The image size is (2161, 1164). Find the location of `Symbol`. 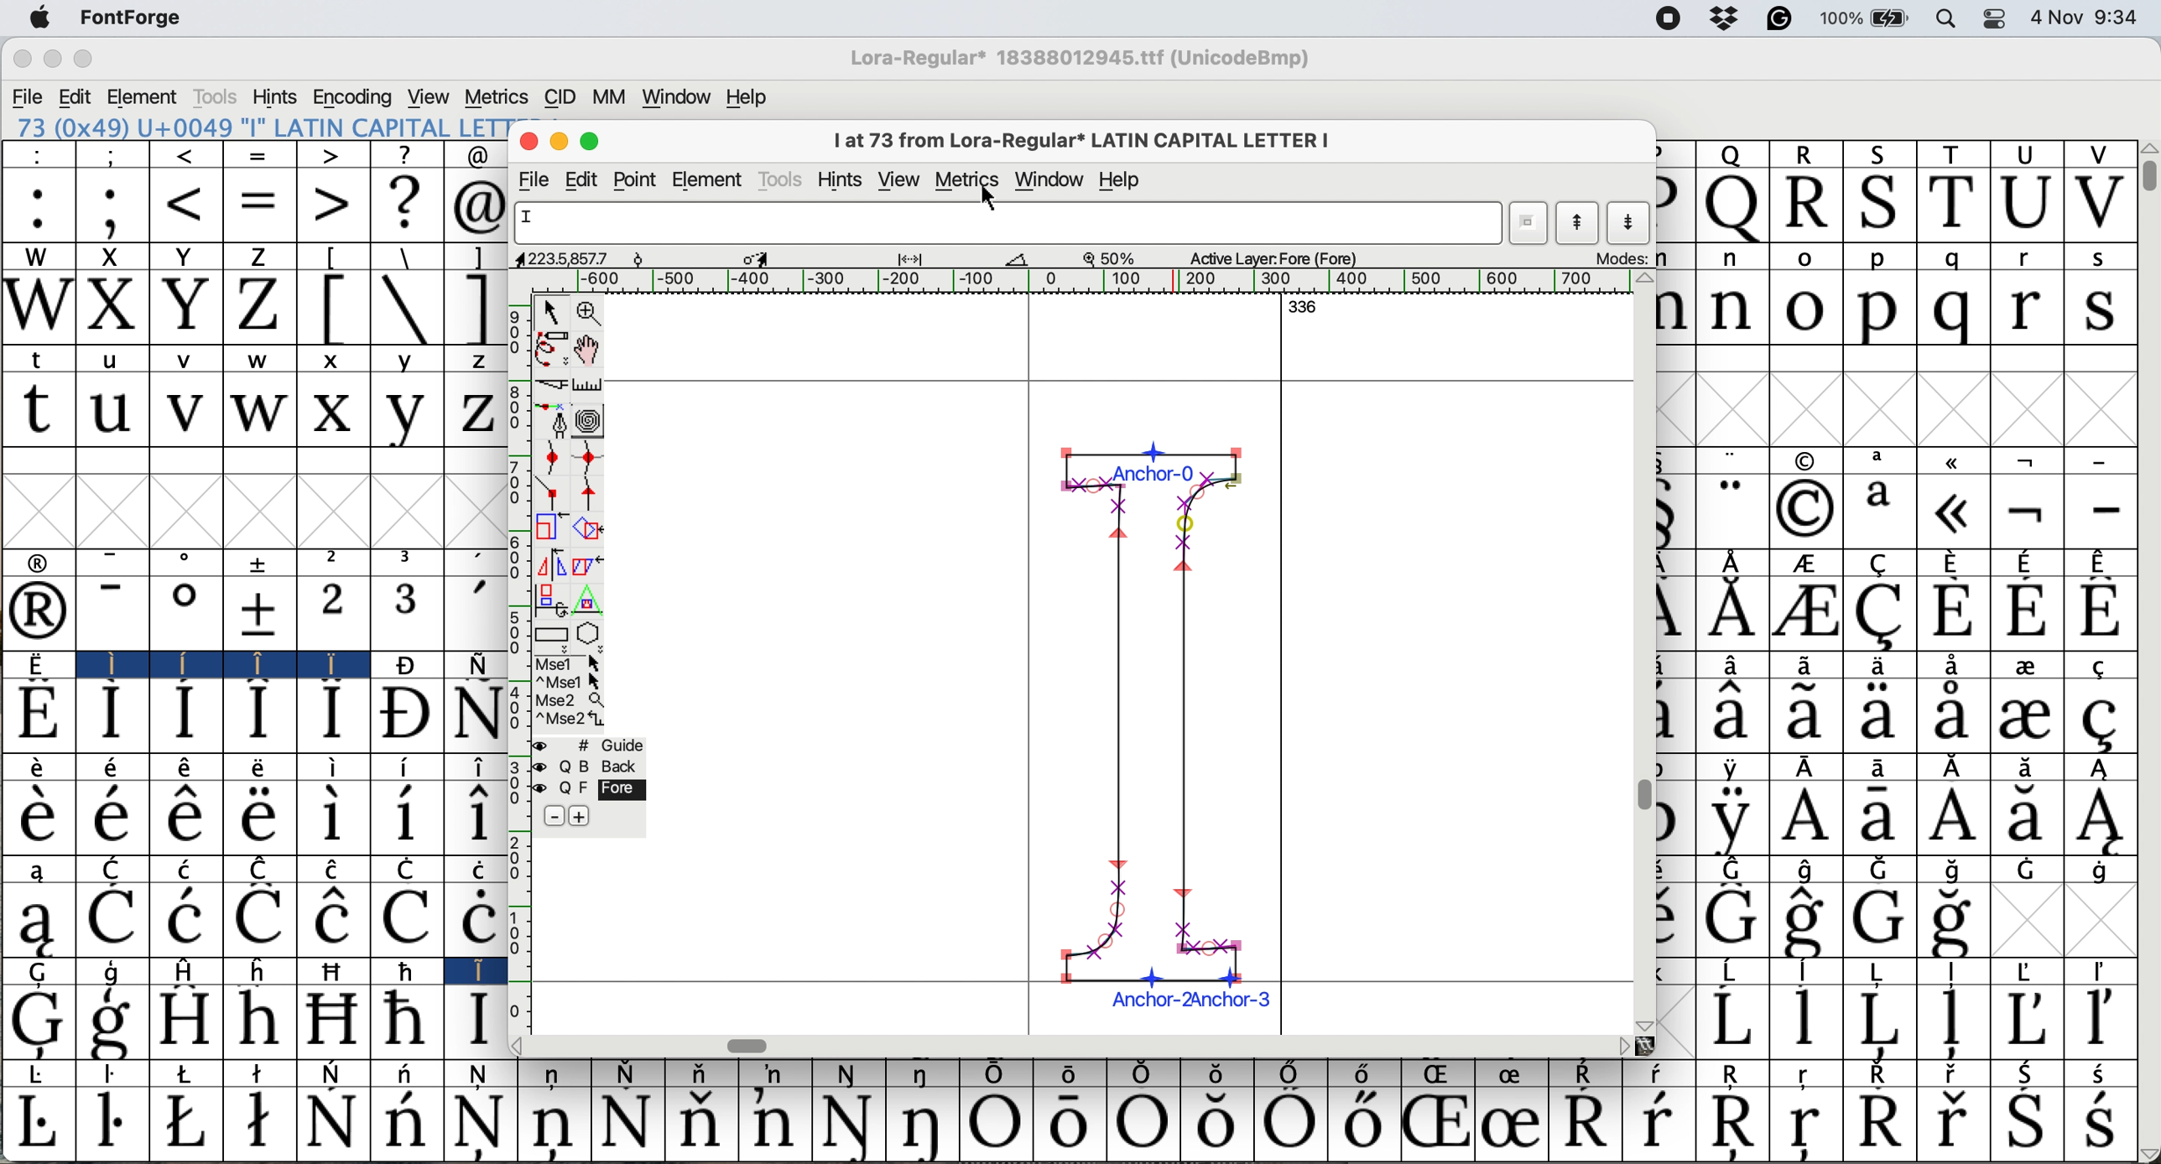

Symbol is located at coordinates (407, 767).